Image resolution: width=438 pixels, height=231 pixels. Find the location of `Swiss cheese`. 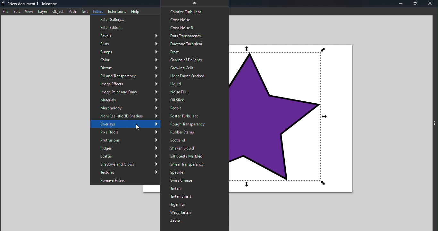

Swiss cheese is located at coordinates (195, 181).